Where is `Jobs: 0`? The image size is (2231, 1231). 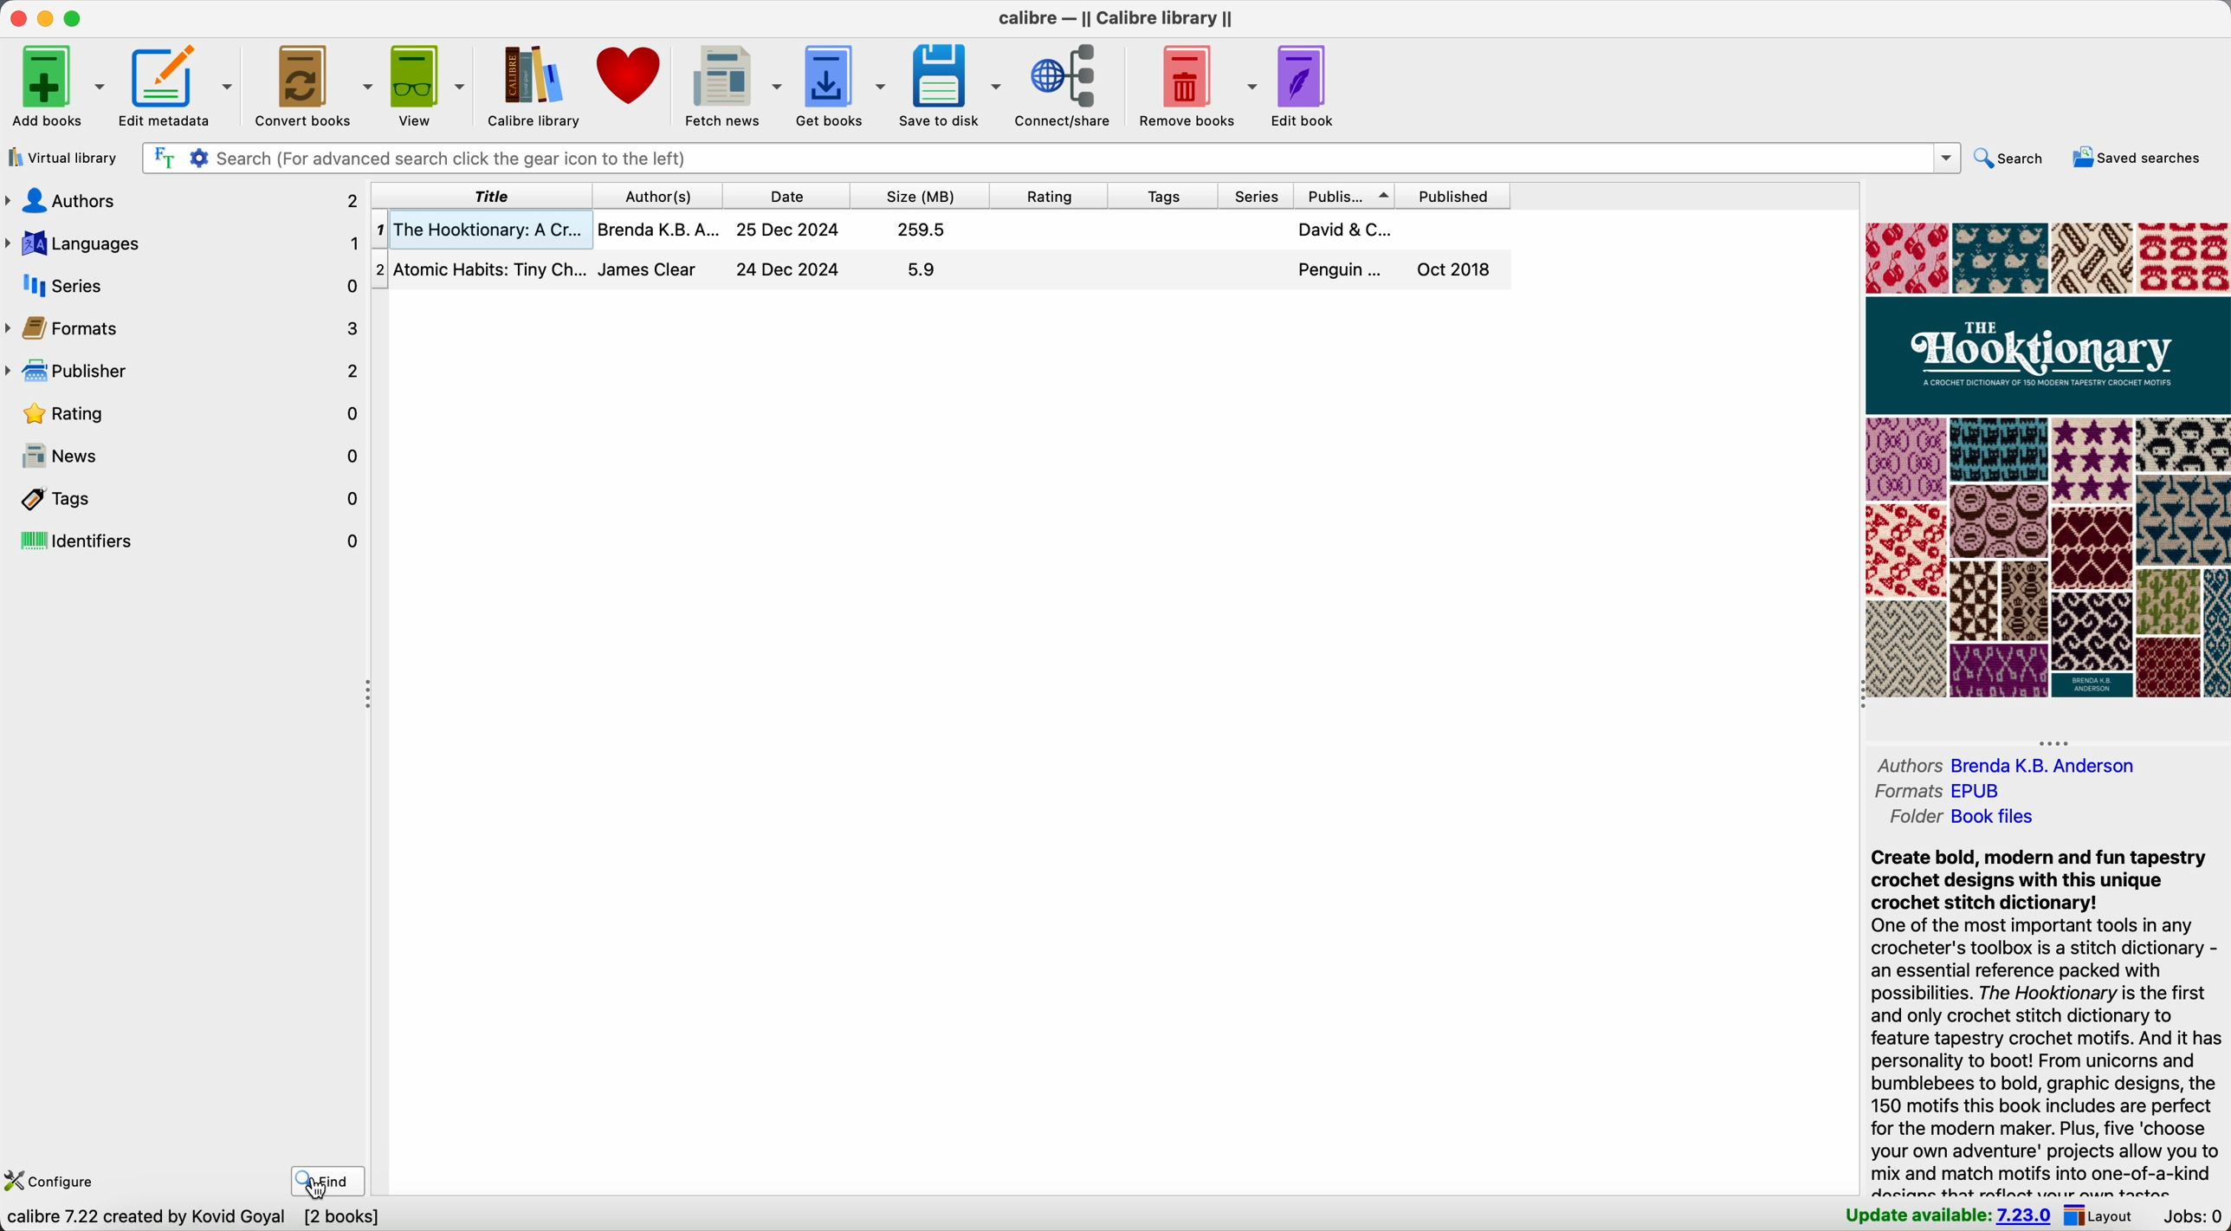
Jobs: 0 is located at coordinates (2194, 1216).